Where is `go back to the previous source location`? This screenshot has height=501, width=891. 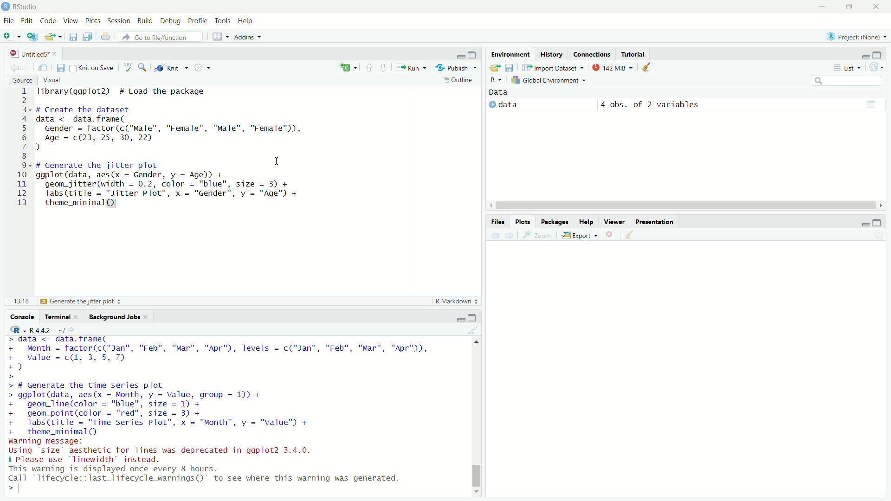
go back to the previous source location is located at coordinates (11, 66).